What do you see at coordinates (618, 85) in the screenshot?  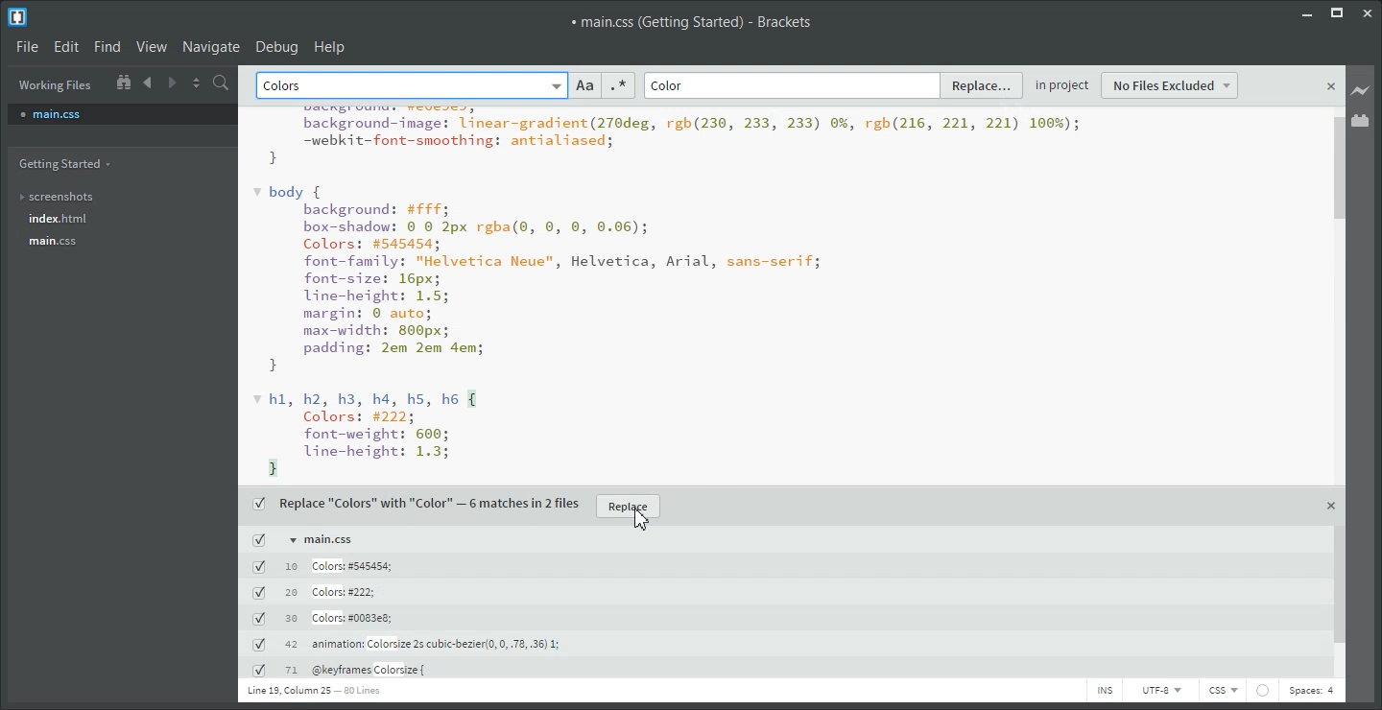 I see `Regular Expression` at bounding box center [618, 85].